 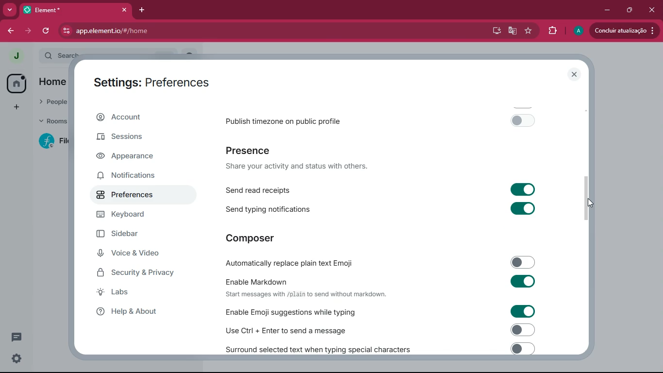 What do you see at coordinates (15, 337) in the screenshot?
I see `comments` at bounding box center [15, 337].